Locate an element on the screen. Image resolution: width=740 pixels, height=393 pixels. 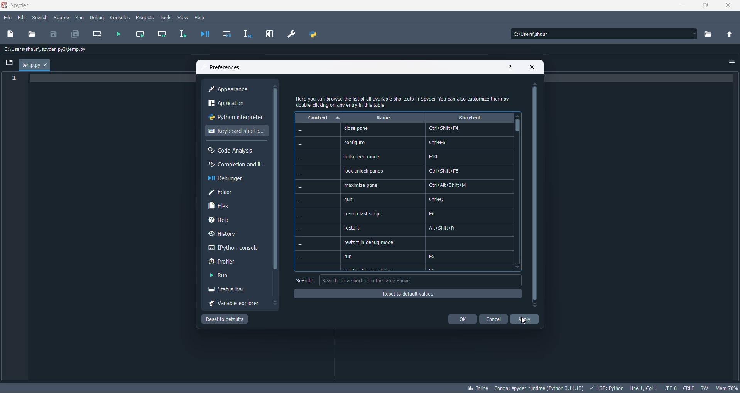
file control is located at coordinates (706, 388).